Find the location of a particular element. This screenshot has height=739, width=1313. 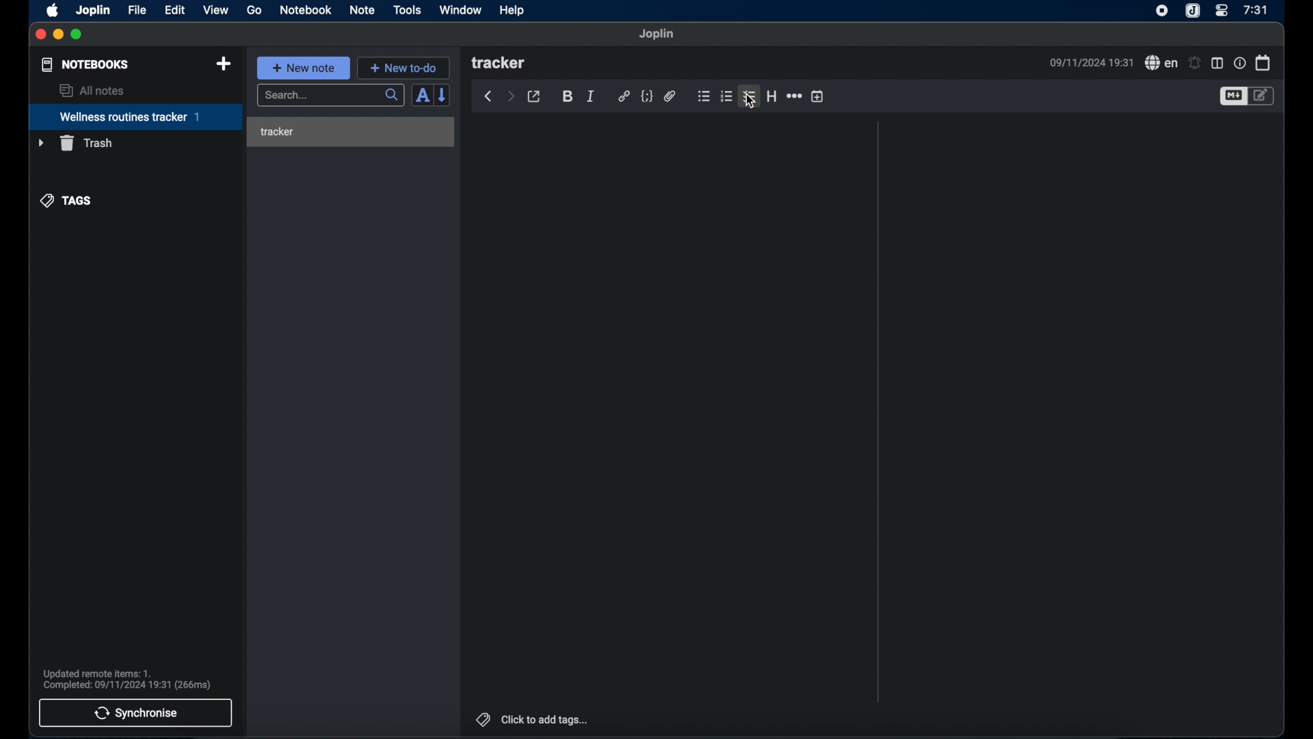

joplin is located at coordinates (94, 11).